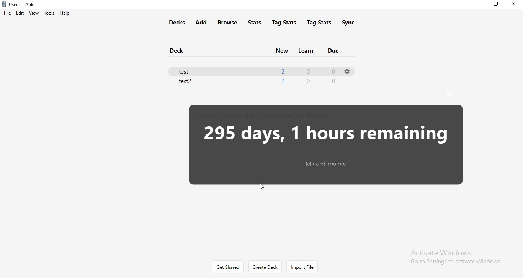 Image resolution: width=523 pixels, height=278 pixels. What do you see at coordinates (64, 13) in the screenshot?
I see `help` at bounding box center [64, 13].